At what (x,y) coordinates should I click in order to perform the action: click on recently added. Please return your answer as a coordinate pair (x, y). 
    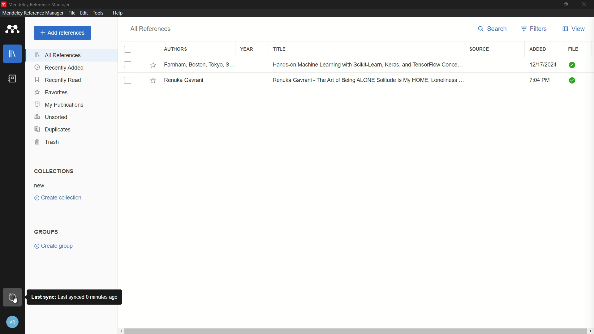
    Looking at the image, I should click on (58, 80).